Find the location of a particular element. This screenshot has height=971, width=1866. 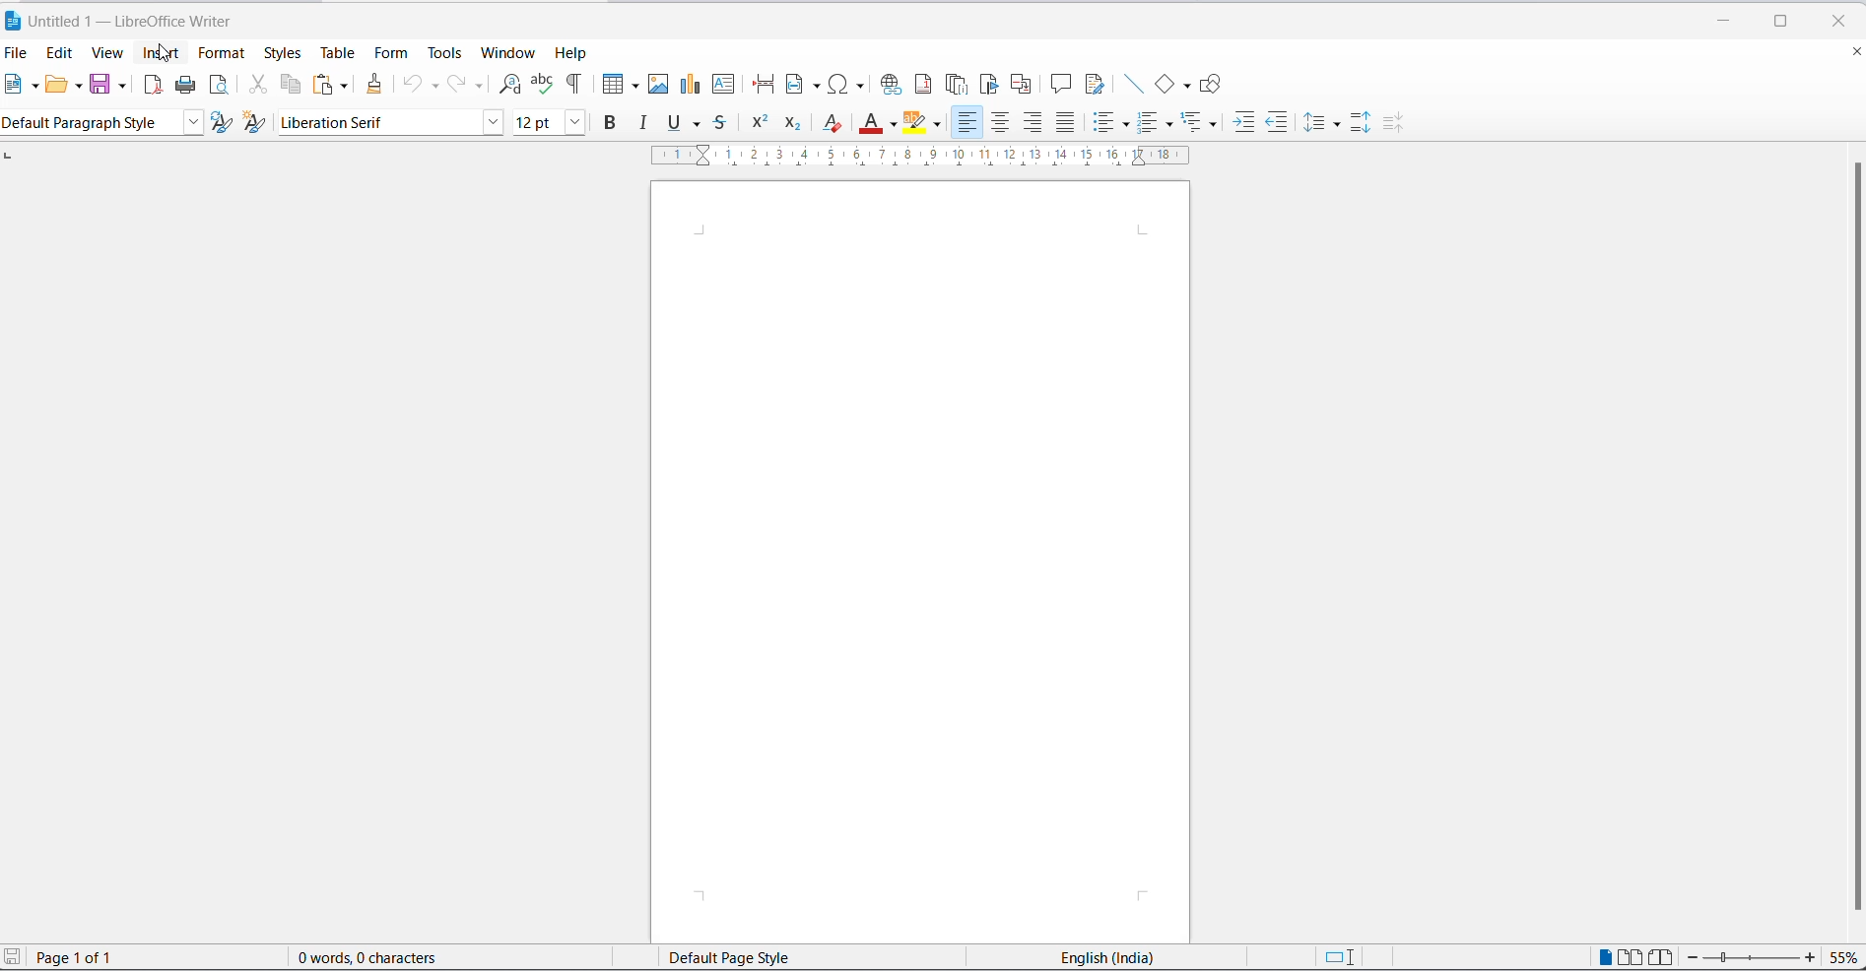

print preview is located at coordinates (219, 87).